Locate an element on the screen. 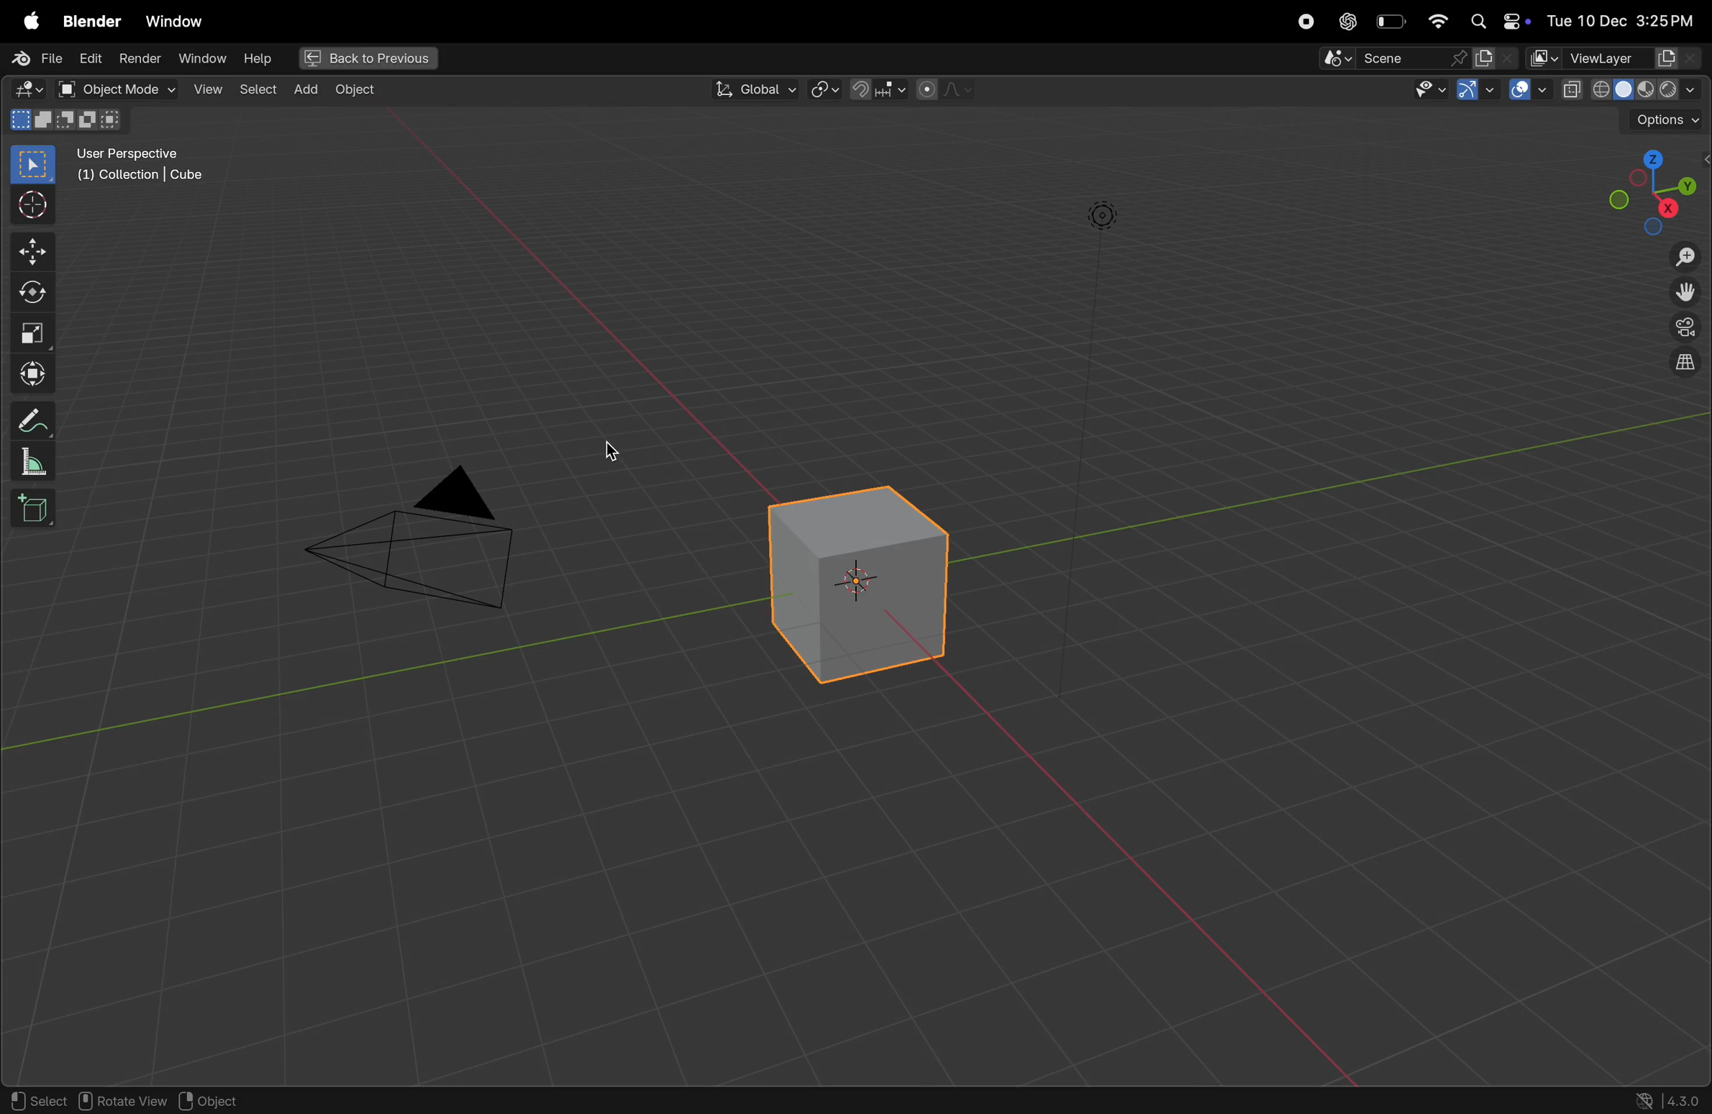 The height and width of the screenshot is (1114, 1712). mode is located at coordinates (69, 120).